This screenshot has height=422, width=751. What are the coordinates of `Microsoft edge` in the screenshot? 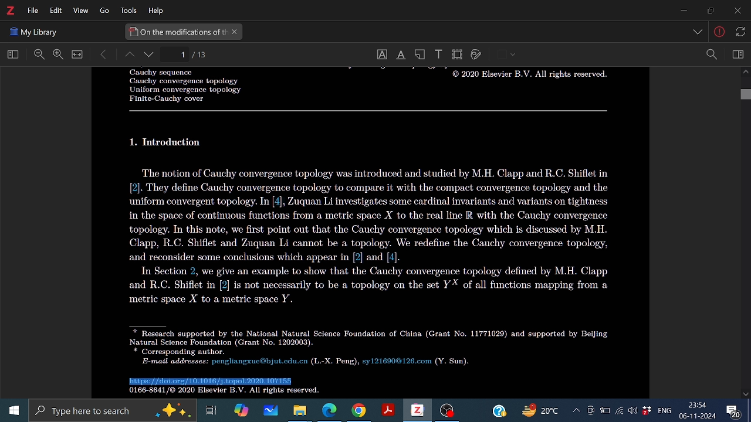 It's located at (330, 411).